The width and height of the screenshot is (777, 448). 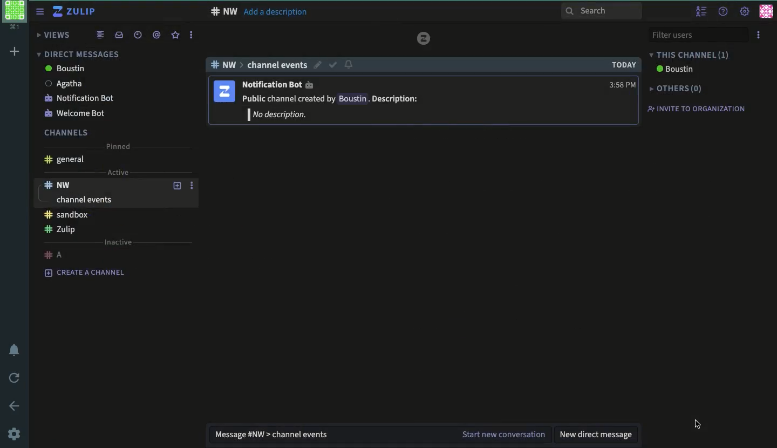 I want to click on sidebar, so click(x=40, y=12).